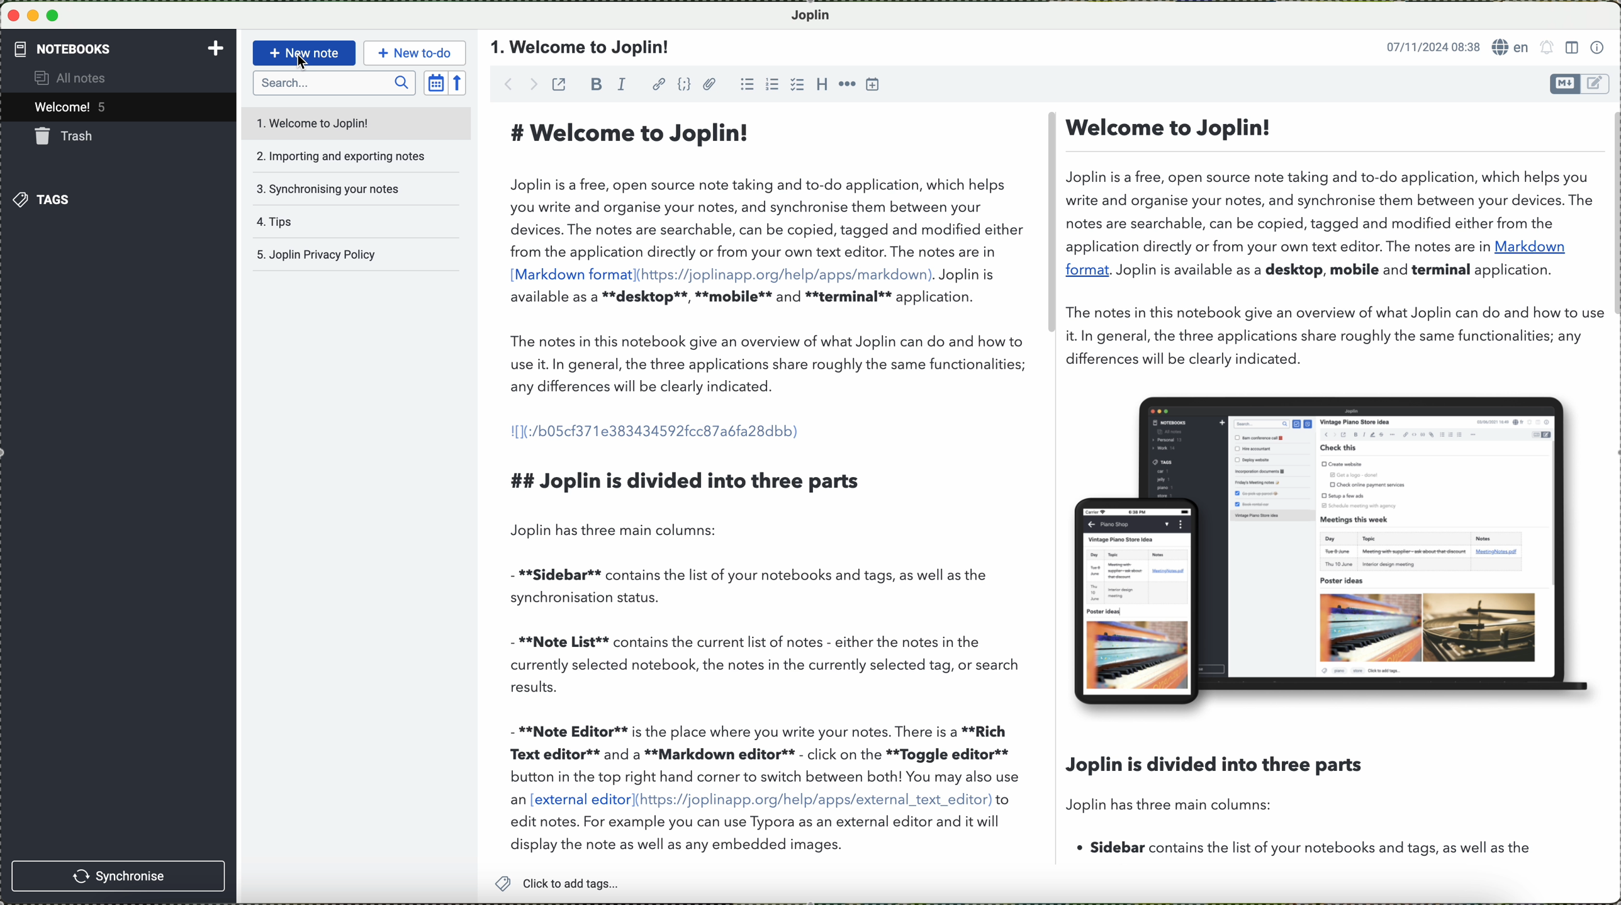 Image resolution: width=1621 pixels, height=905 pixels. Describe the element at coordinates (336, 123) in the screenshot. I see `welcome to joplin` at that location.